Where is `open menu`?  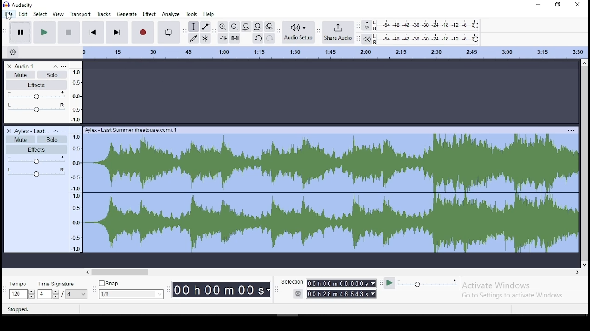
open menu is located at coordinates (65, 66).